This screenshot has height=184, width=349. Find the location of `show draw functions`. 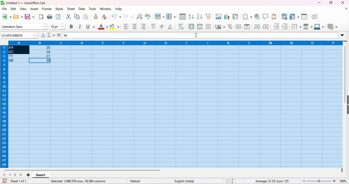

show draw functions is located at coordinates (315, 16).